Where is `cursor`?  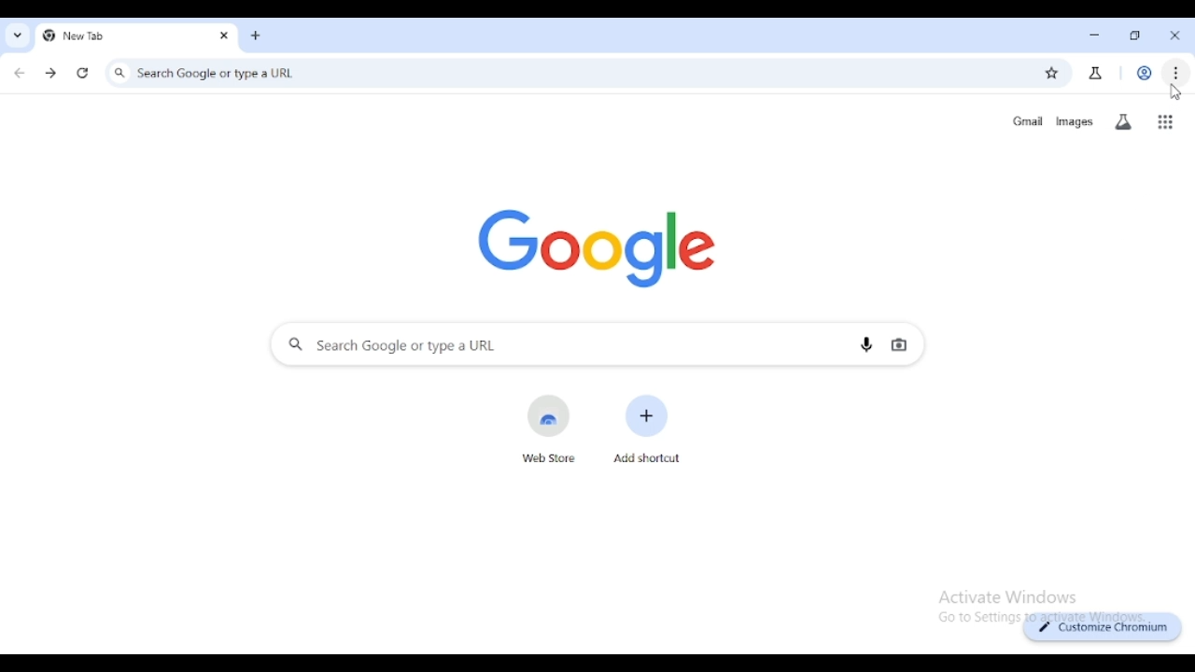 cursor is located at coordinates (1174, 91).